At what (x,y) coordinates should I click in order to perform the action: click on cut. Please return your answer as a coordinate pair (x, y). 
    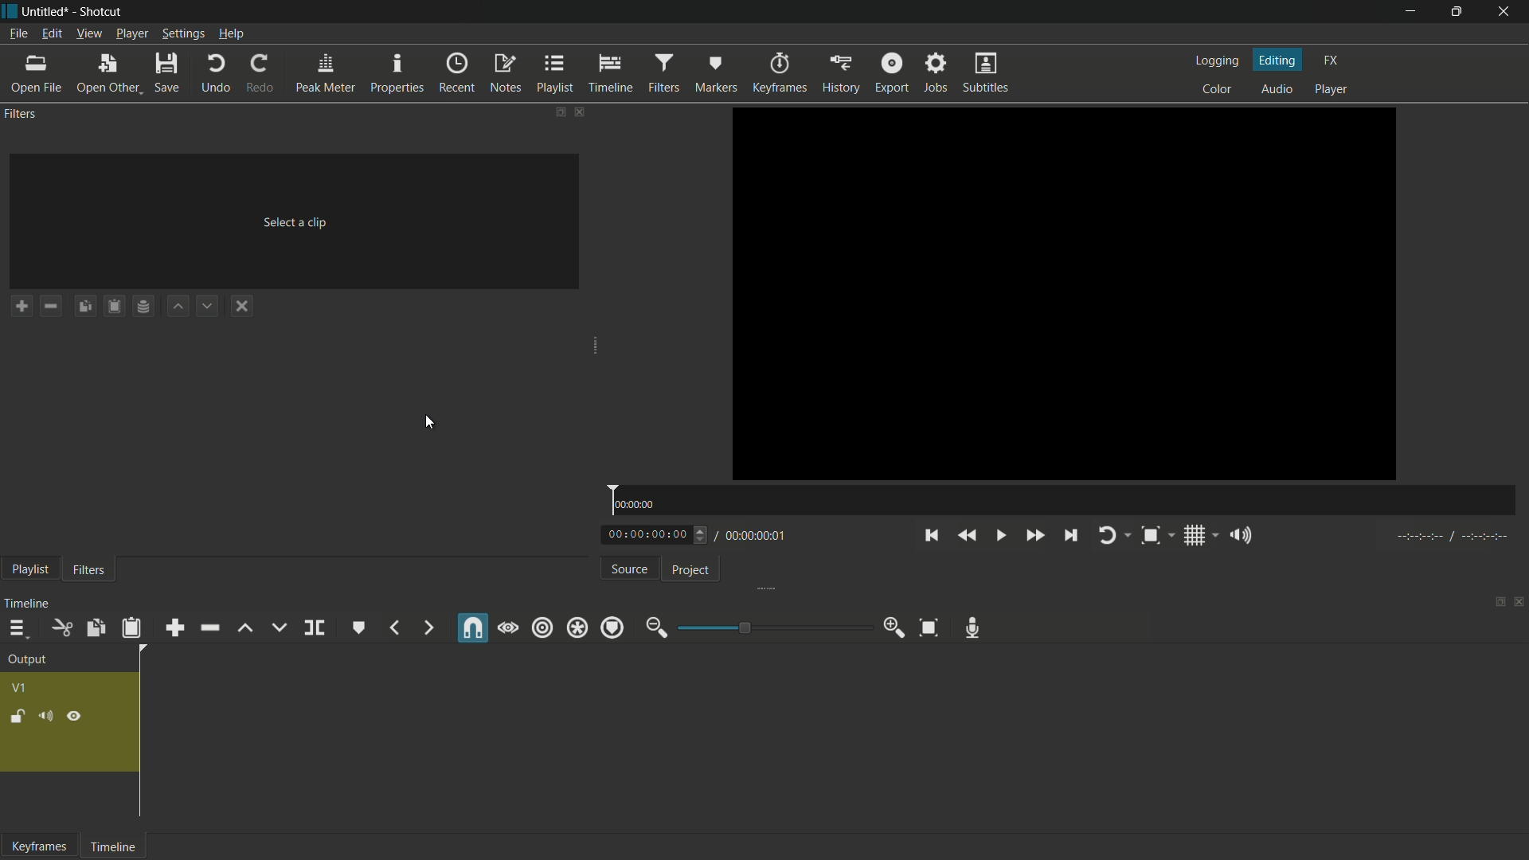
    Looking at the image, I should click on (61, 628).